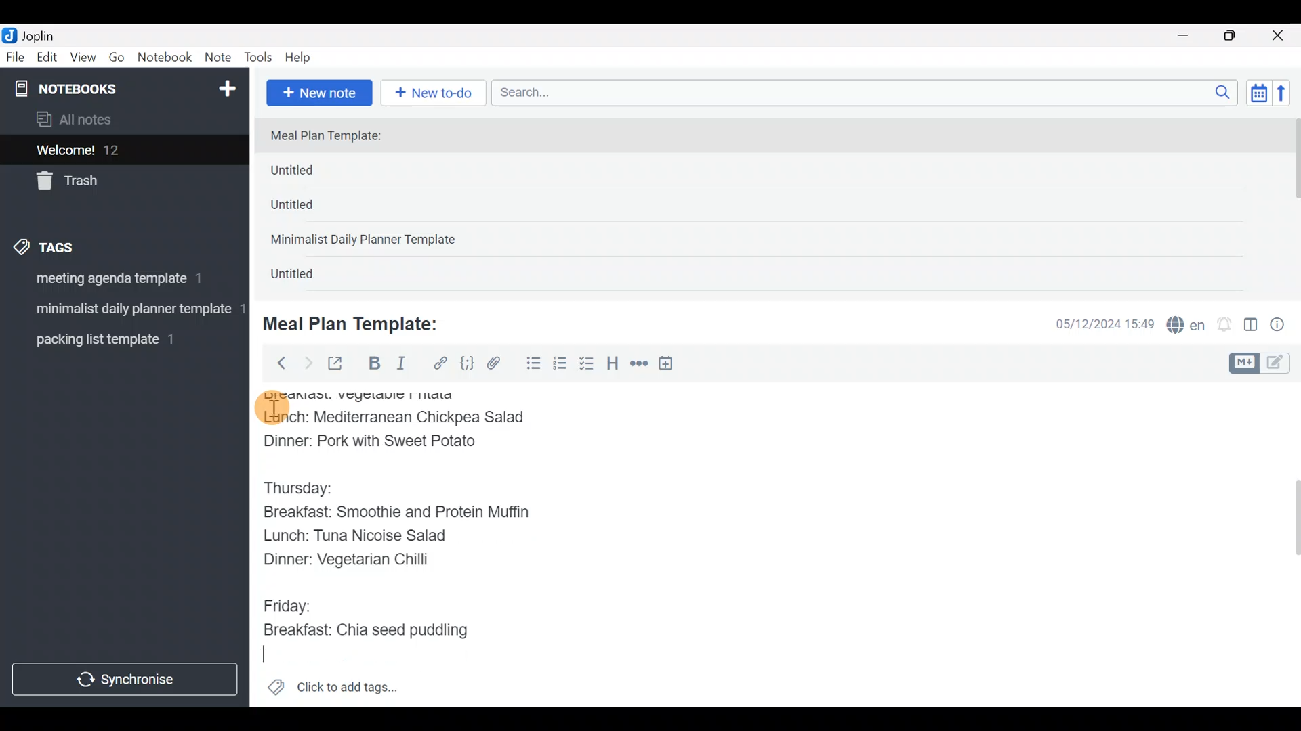  Describe the element at coordinates (291, 602) in the screenshot. I see `Friday:` at that location.